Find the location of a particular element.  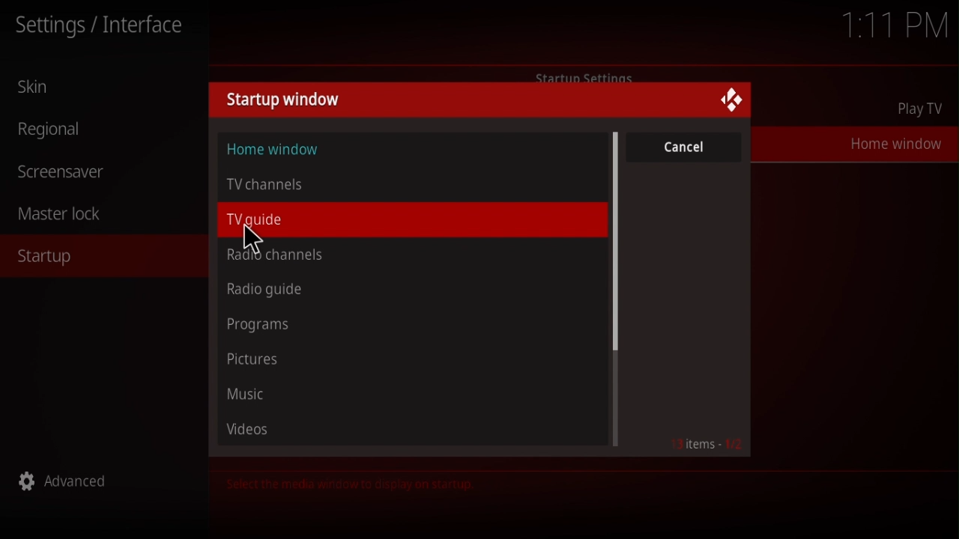

skin is located at coordinates (41, 88).